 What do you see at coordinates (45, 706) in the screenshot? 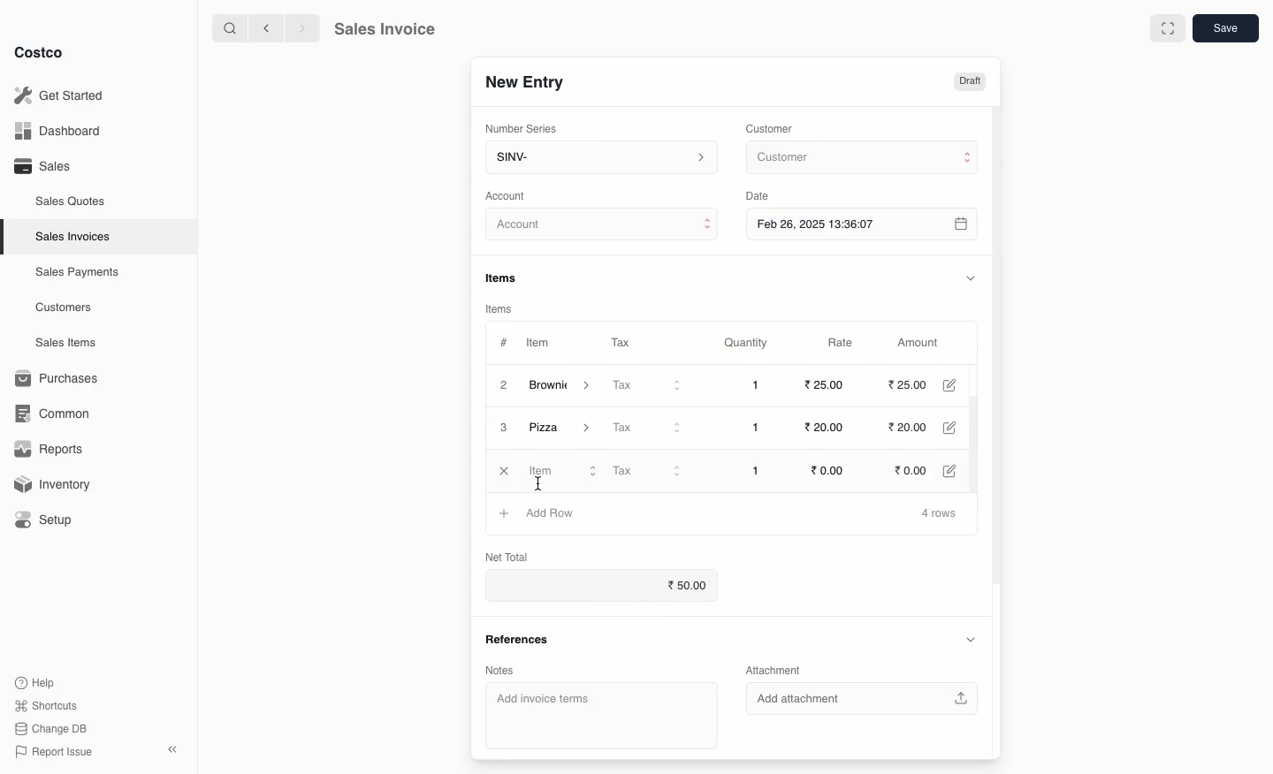
I see `Shortcuts` at bounding box center [45, 706].